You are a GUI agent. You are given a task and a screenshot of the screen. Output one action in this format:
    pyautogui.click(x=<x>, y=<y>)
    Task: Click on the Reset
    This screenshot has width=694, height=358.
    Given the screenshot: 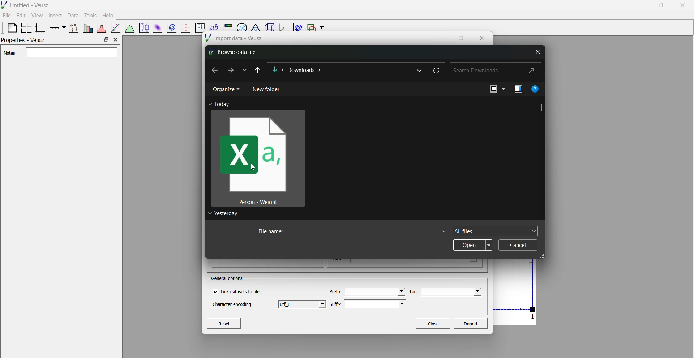 What is the action you would take?
    pyautogui.click(x=231, y=323)
    